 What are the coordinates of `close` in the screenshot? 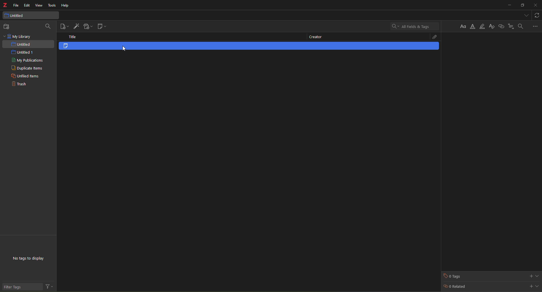 It's located at (536, 5).